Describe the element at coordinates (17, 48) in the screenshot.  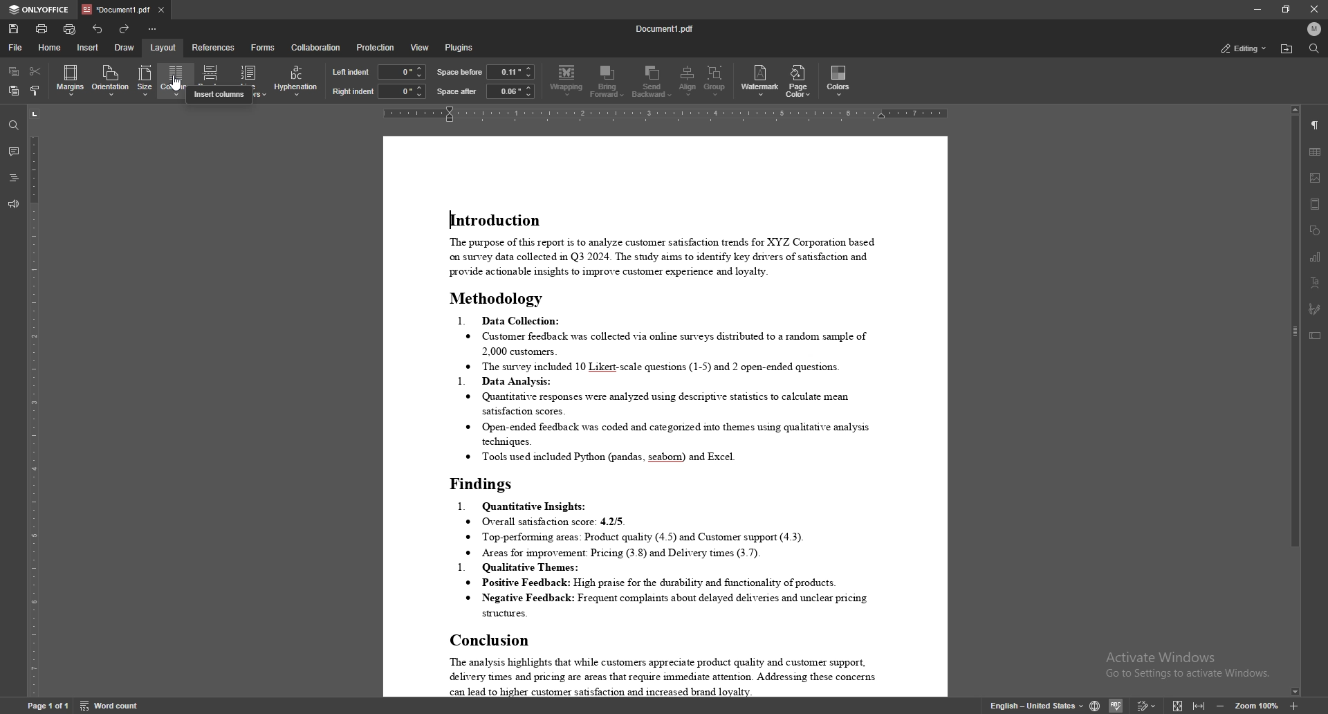
I see `file` at that location.